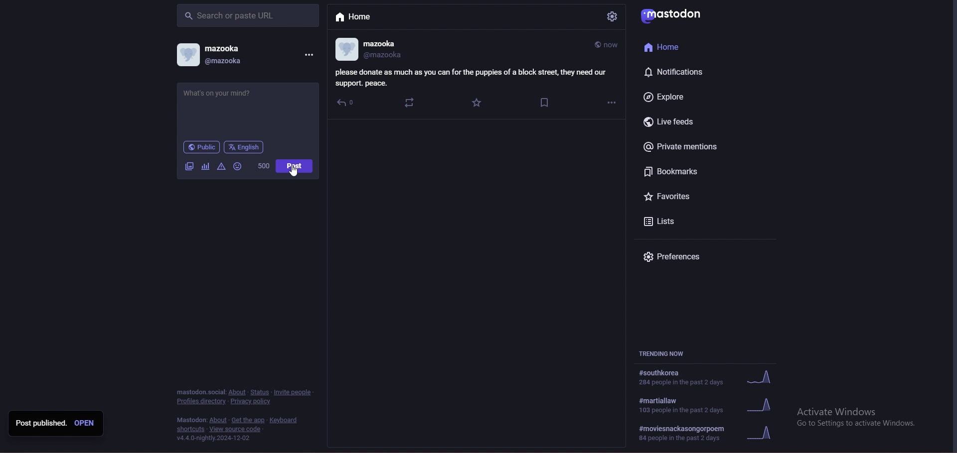 The width and height of the screenshot is (957, 453). I want to click on about, so click(237, 392).